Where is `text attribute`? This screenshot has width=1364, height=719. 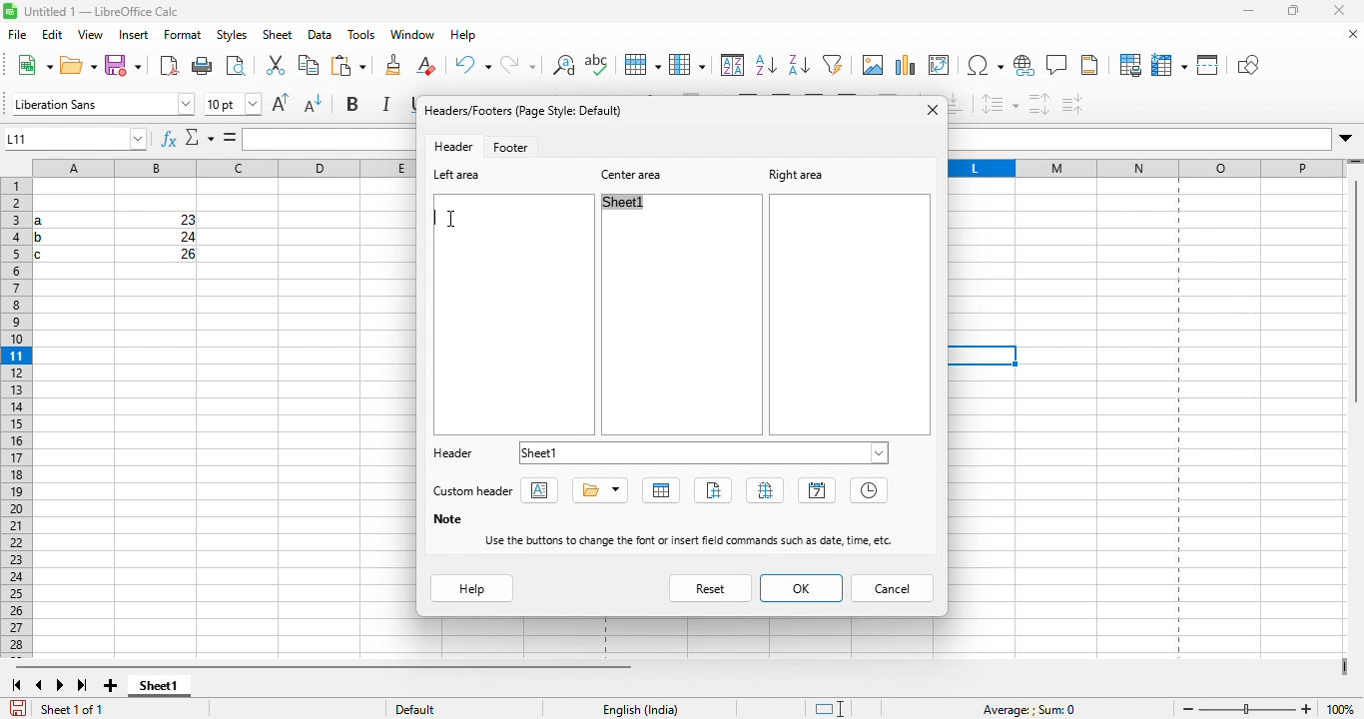 text attribute is located at coordinates (546, 493).